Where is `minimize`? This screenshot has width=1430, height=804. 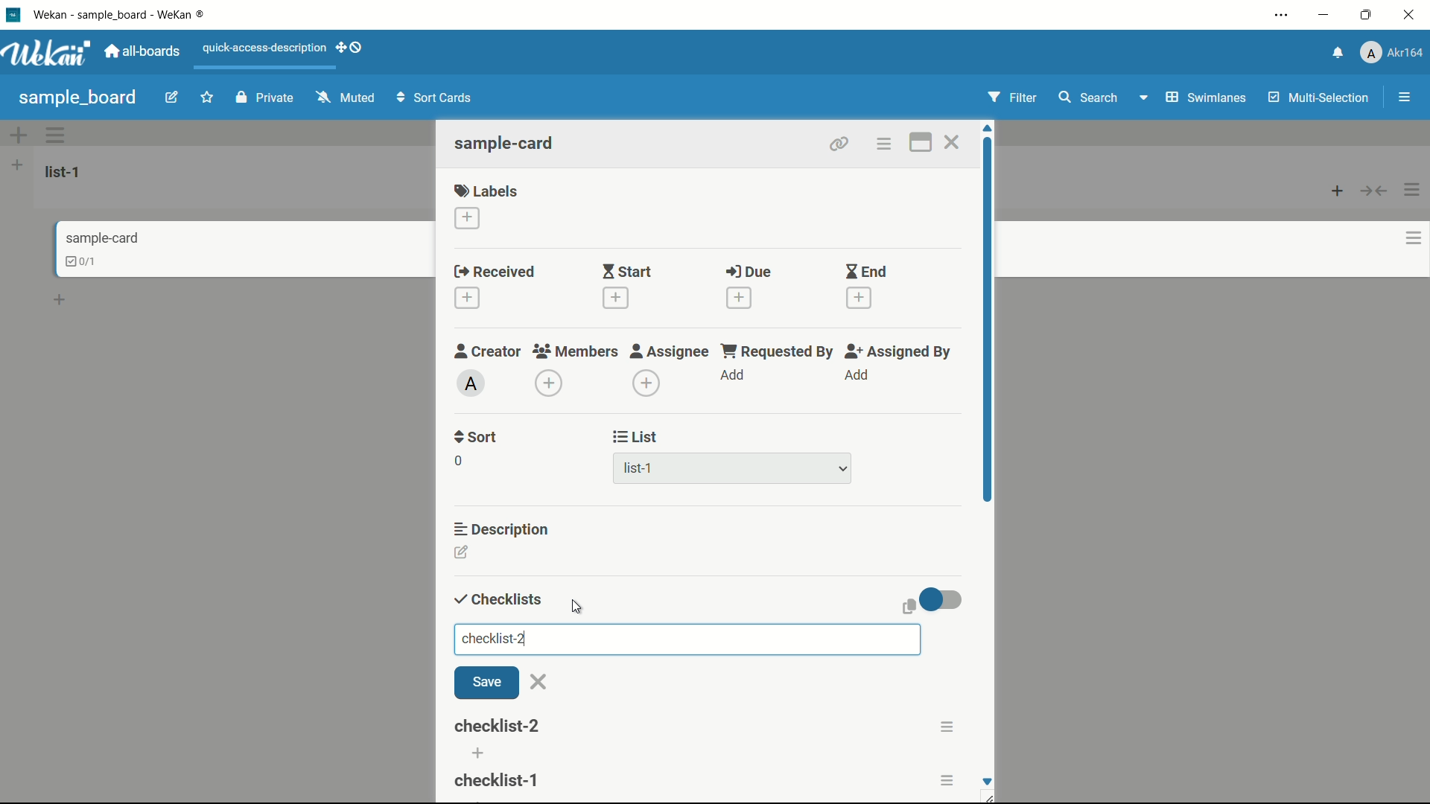
minimize is located at coordinates (1322, 16).